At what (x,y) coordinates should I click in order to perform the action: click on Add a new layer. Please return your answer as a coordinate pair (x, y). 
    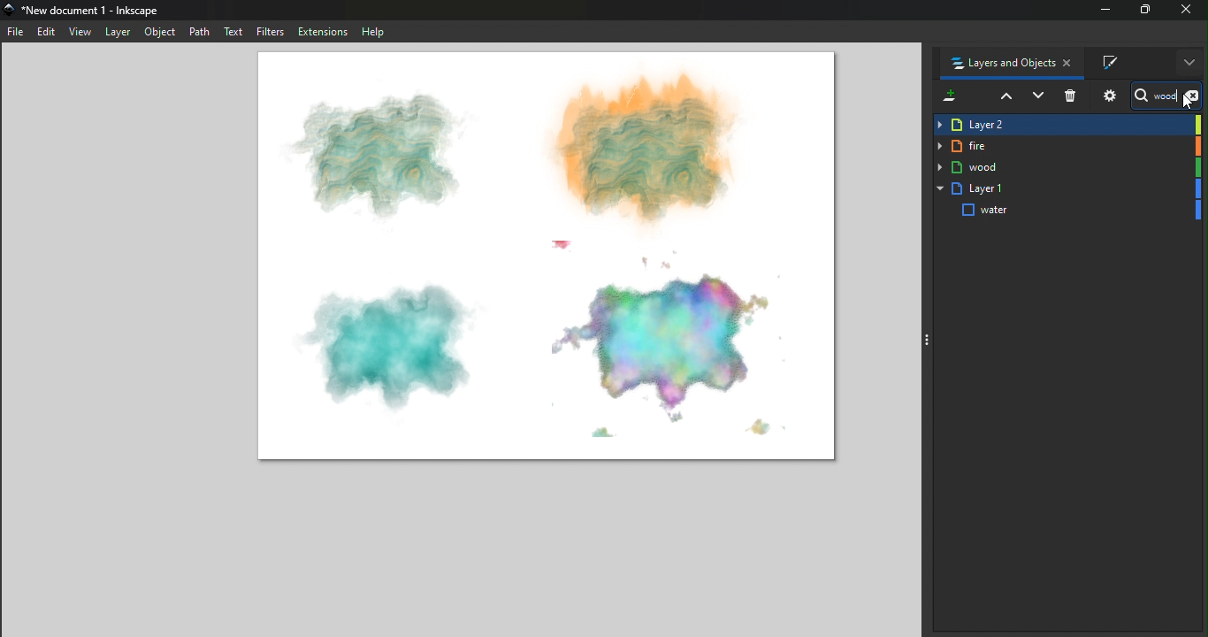
    Looking at the image, I should click on (948, 98).